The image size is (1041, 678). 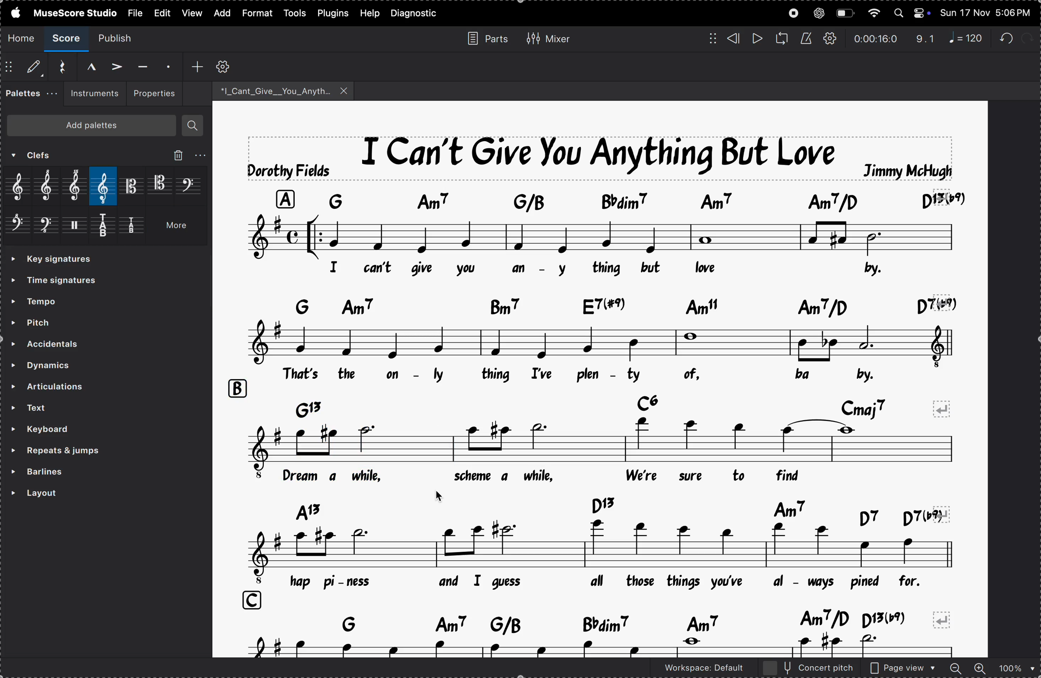 What do you see at coordinates (177, 155) in the screenshot?
I see `delete` at bounding box center [177, 155].